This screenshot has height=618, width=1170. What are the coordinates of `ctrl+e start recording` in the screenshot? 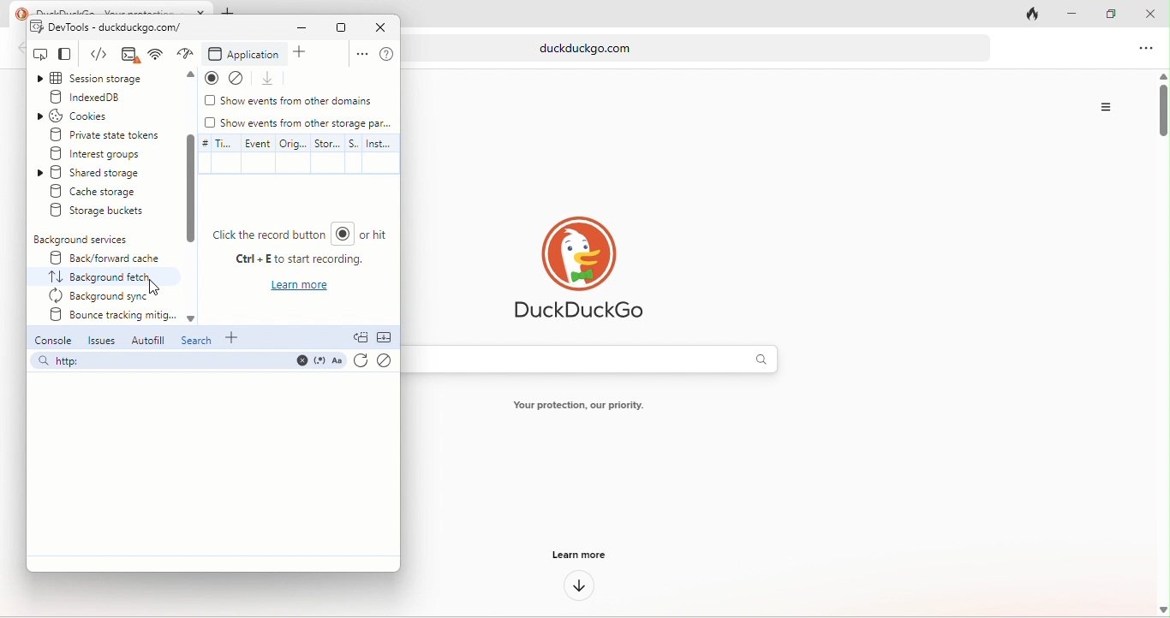 It's located at (294, 263).